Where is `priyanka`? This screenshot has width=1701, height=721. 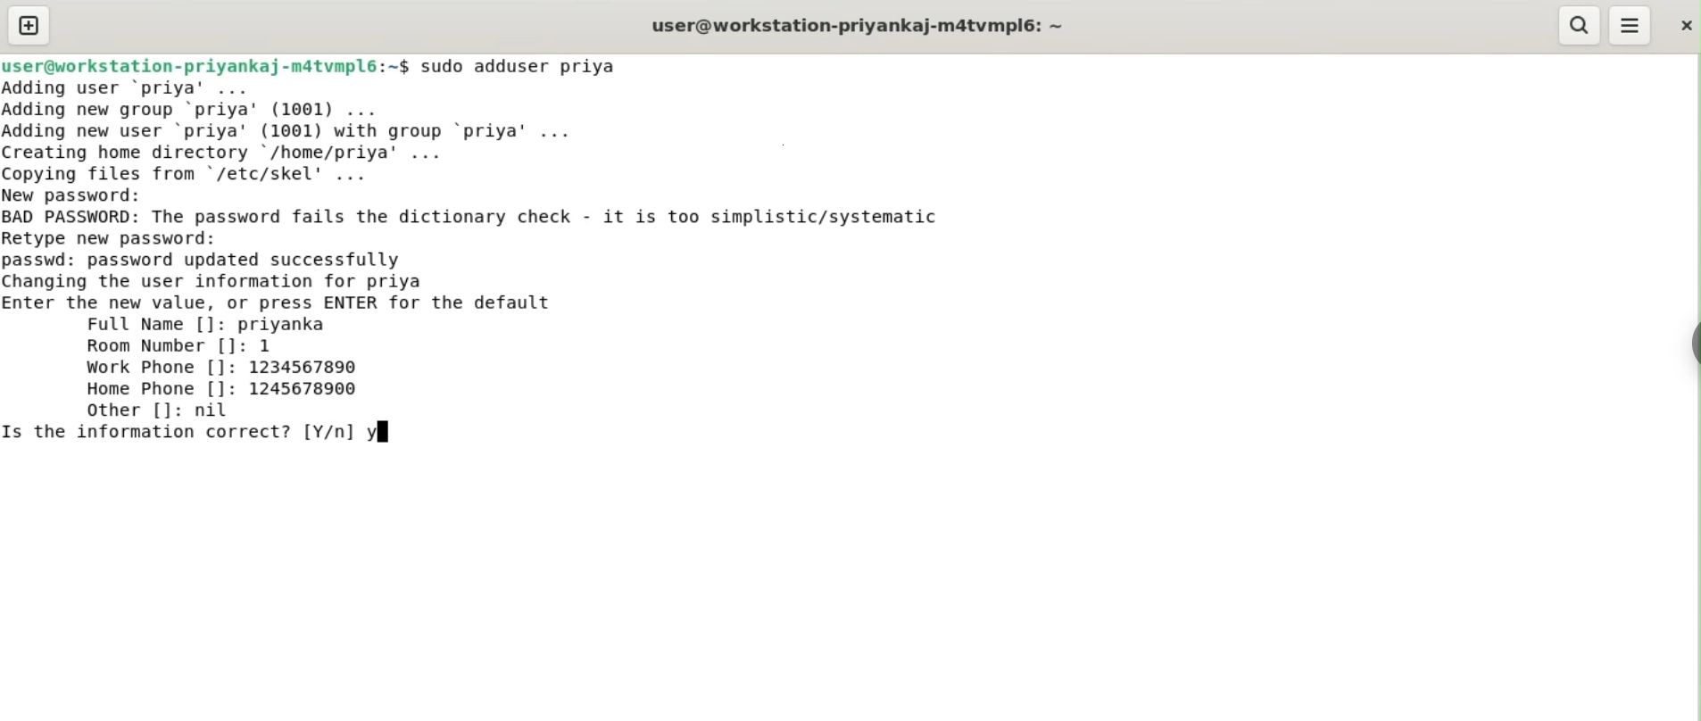
priyanka is located at coordinates (286, 324).